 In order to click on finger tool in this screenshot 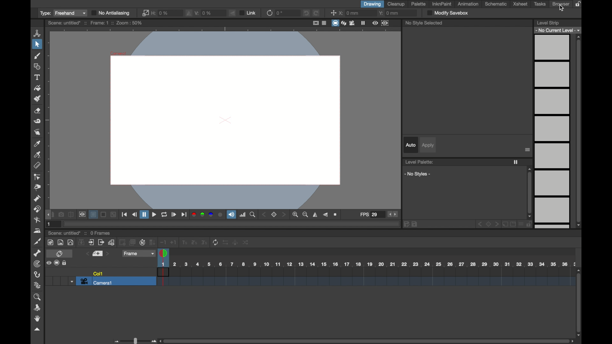, I will do `click(37, 132)`.